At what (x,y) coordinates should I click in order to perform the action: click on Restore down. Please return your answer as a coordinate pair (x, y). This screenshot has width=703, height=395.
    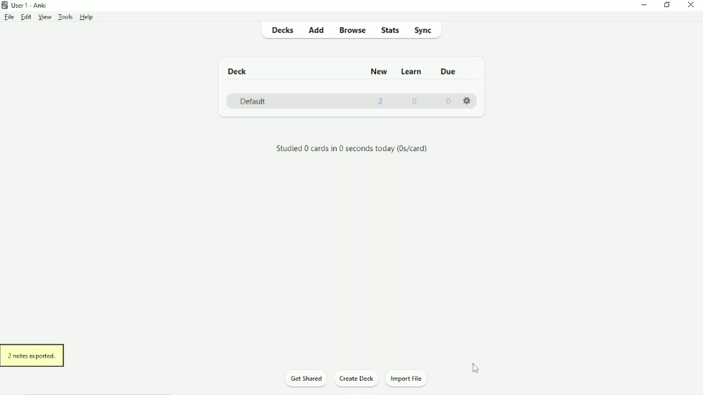
    Looking at the image, I should click on (668, 5).